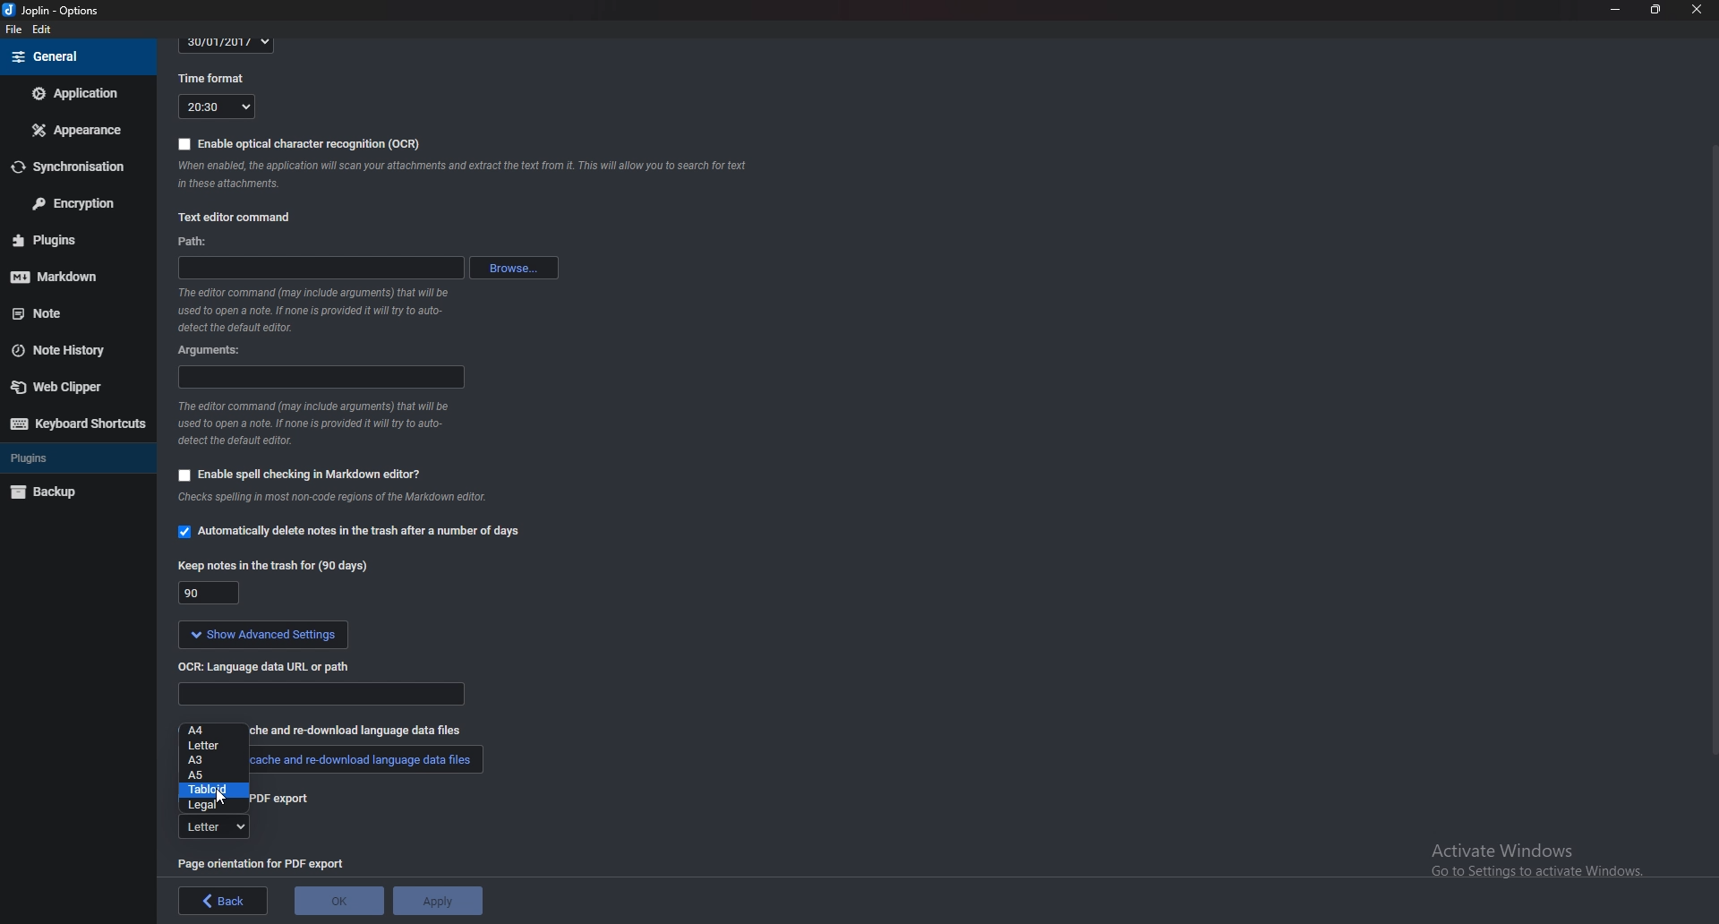 This screenshot has height=924, width=1719. What do you see at coordinates (1616, 9) in the screenshot?
I see `Minimize` at bounding box center [1616, 9].